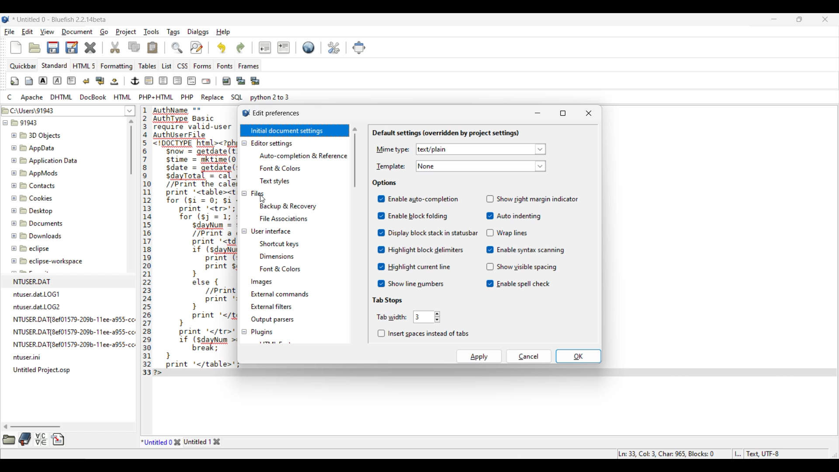  Describe the element at coordinates (541, 158) in the screenshot. I see `List options under Default settings` at that location.